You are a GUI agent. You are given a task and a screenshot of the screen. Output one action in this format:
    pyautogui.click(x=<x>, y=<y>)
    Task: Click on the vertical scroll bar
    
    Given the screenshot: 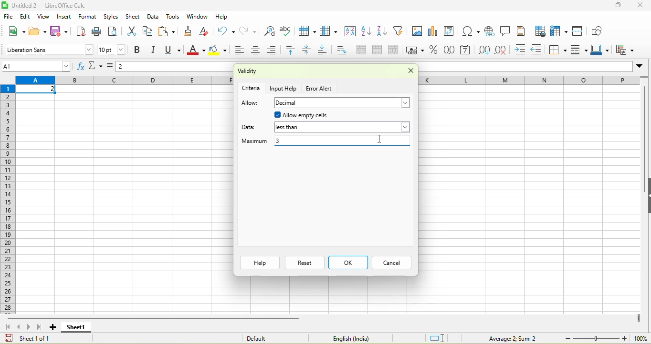 What is the action you would take?
    pyautogui.click(x=643, y=143)
    